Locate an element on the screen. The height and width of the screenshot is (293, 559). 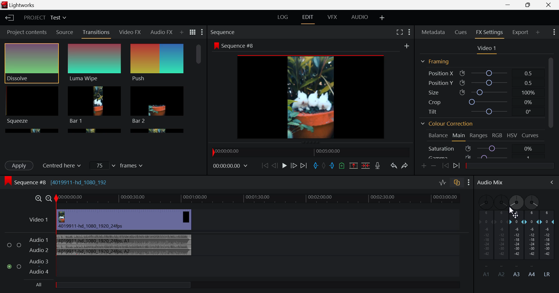
Frames Input is located at coordinates (118, 165).